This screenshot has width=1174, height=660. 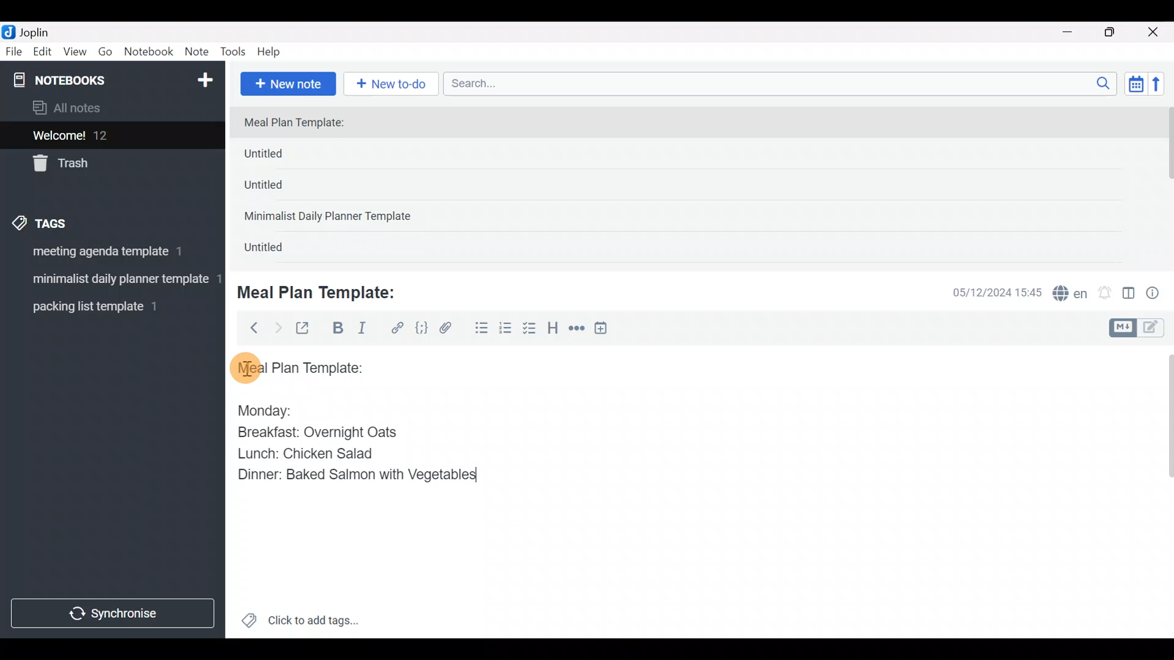 What do you see at coordinates (315, 434) in the screenshot?
I see `Breakfast: Overnight Oats` at bounding box center [315, 434].